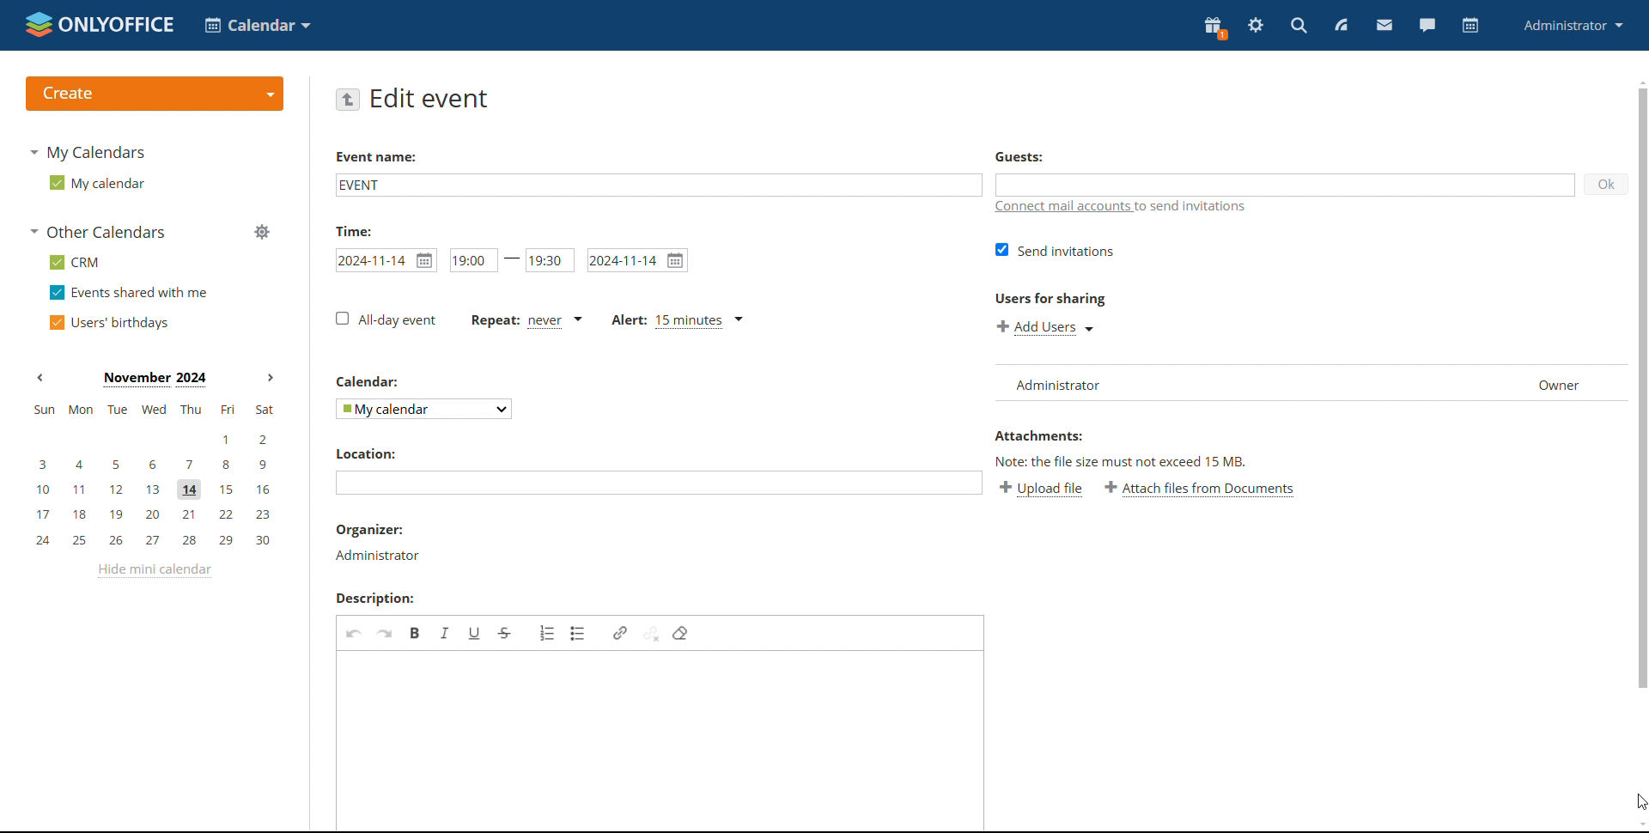 This screenshot has width=1649, height=833. I want to click on list of users, so click(1304, 383).